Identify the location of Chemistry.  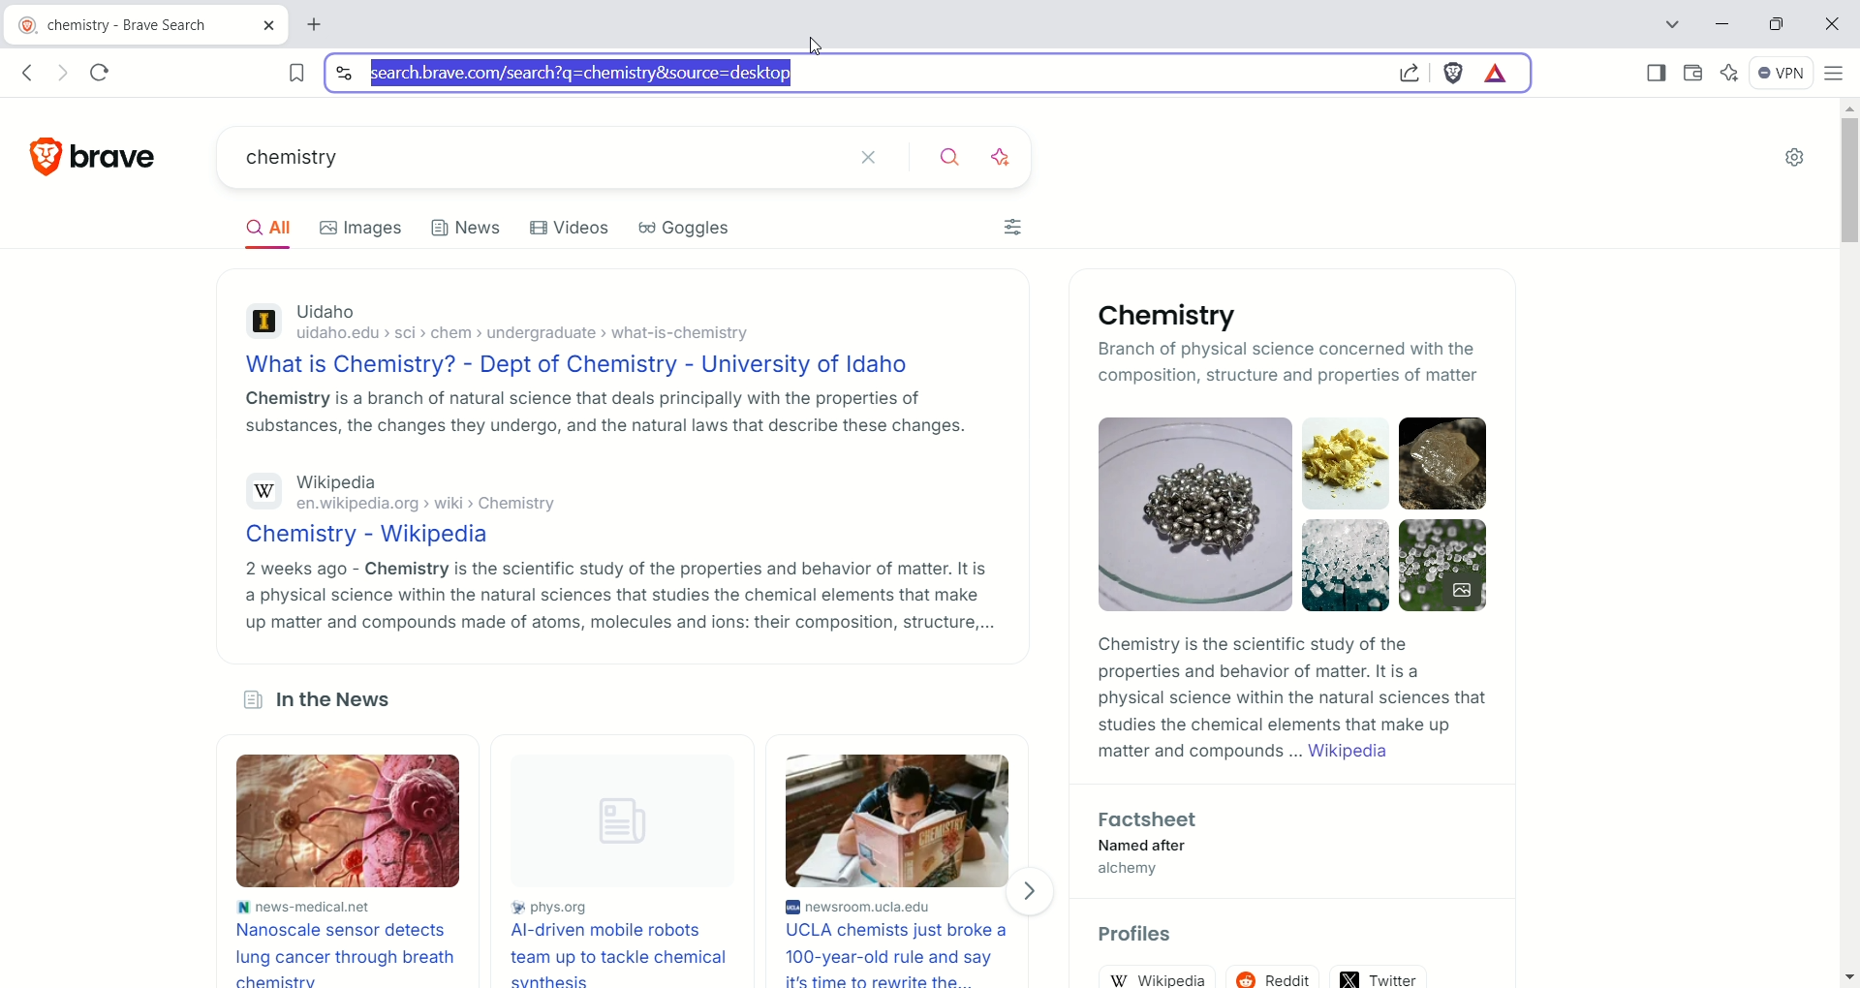
(1175, 316).